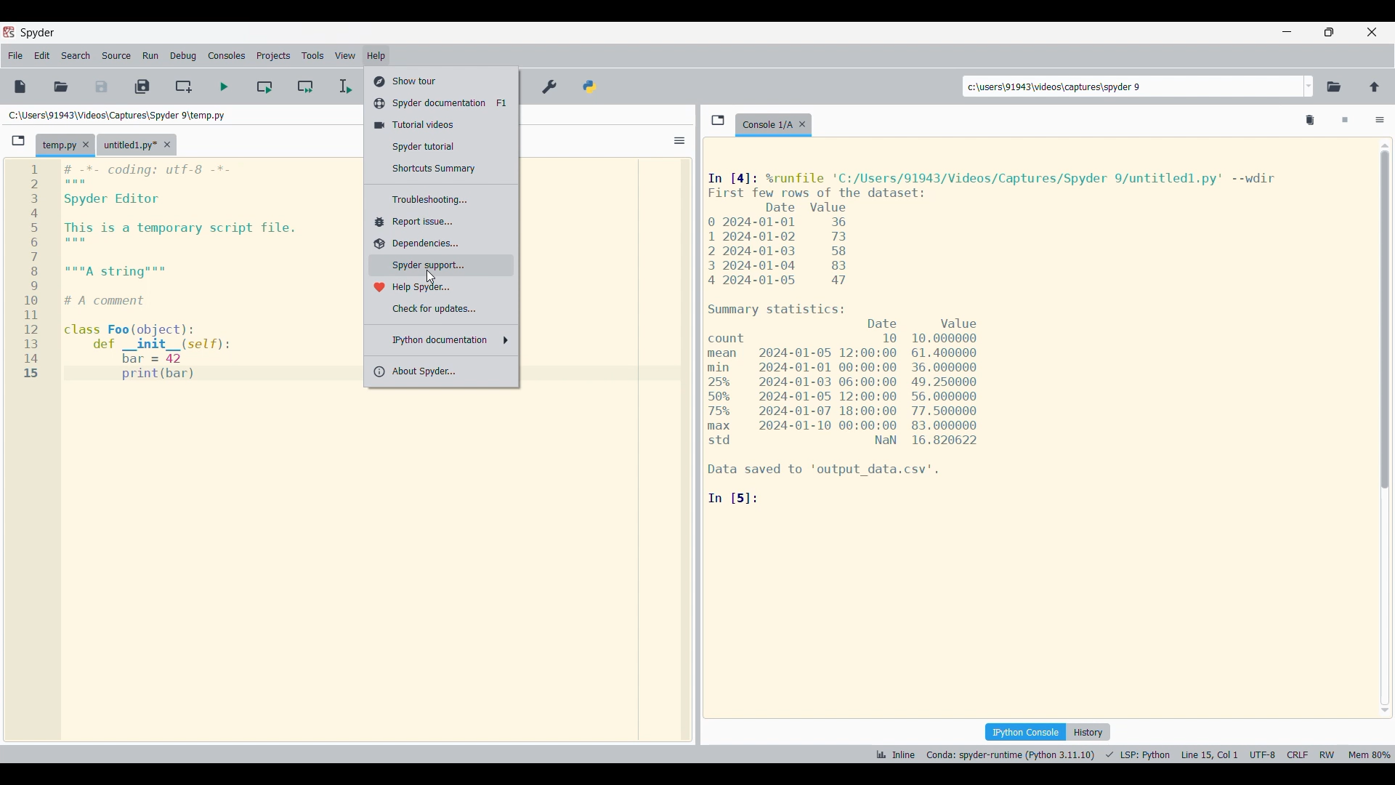 This screenshot has width=1395, height=785. I want to click on Browse tabs, so click(719, 120).